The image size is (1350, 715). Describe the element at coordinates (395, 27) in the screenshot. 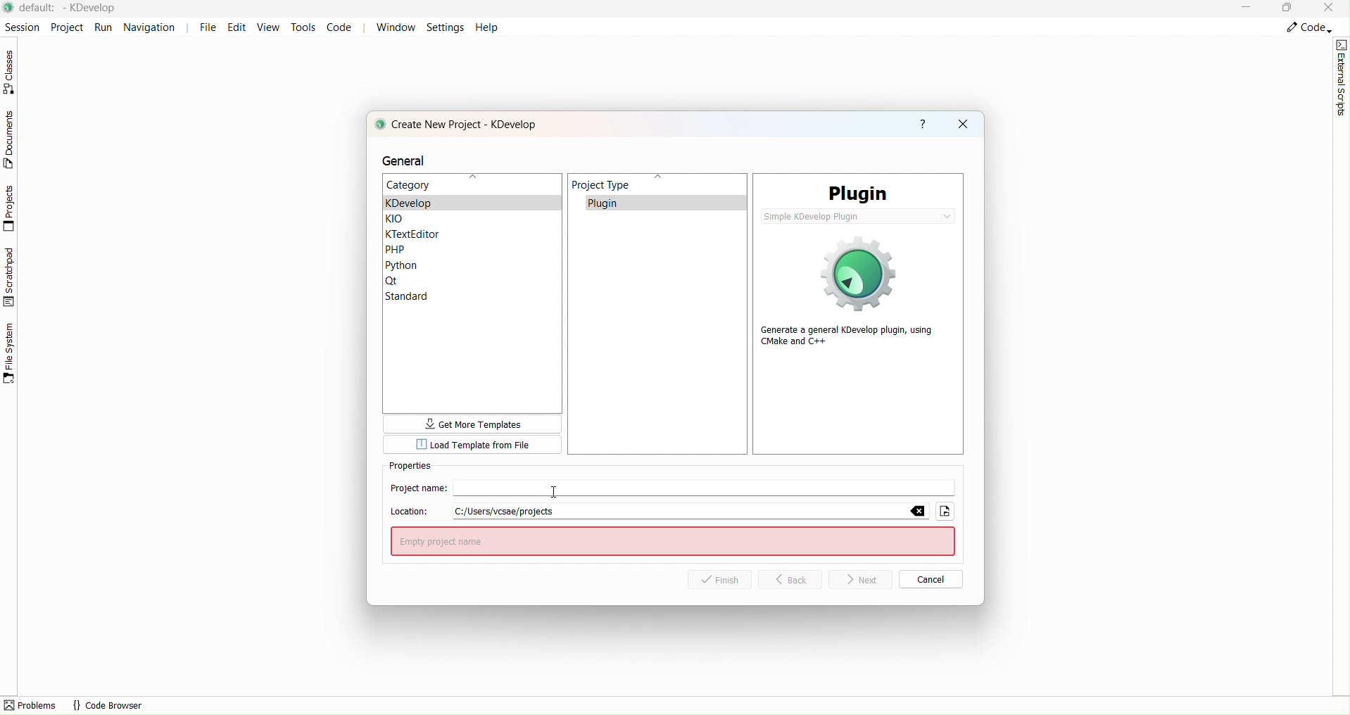

I see `Window` at that location.